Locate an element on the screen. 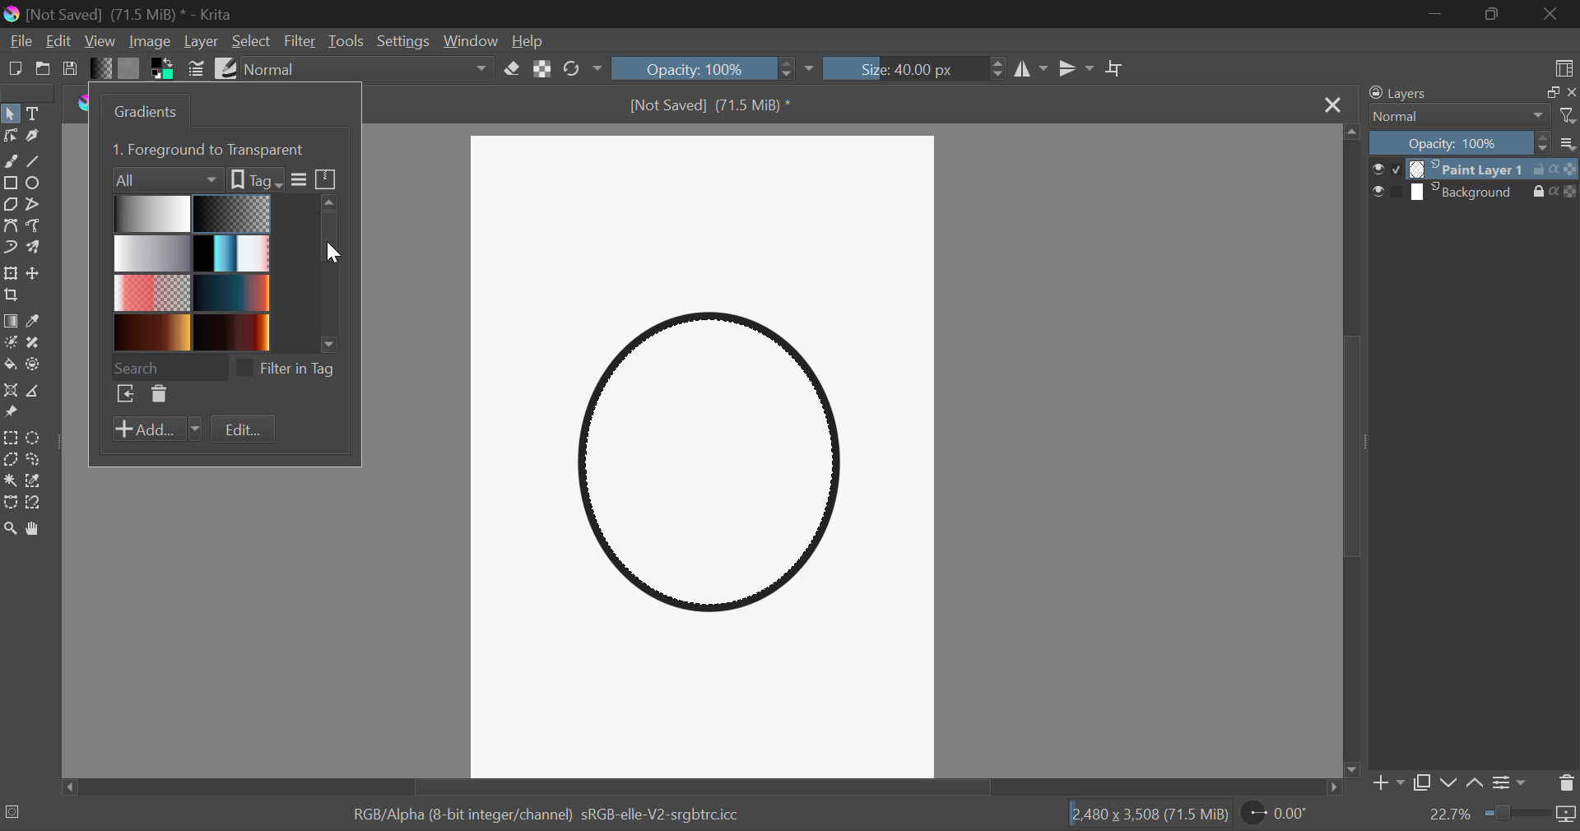 The image size is (1580, 831). Delete is located at coordinates (160, 395).